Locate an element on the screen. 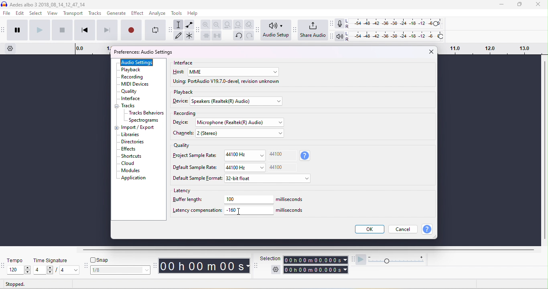 The width and height of the screenshot is (548, 289). R is located at coordinates (348, 27).